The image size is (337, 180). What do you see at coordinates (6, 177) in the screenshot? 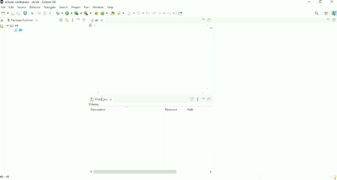
I see `ab - ok` at bounding box center [6, 177].